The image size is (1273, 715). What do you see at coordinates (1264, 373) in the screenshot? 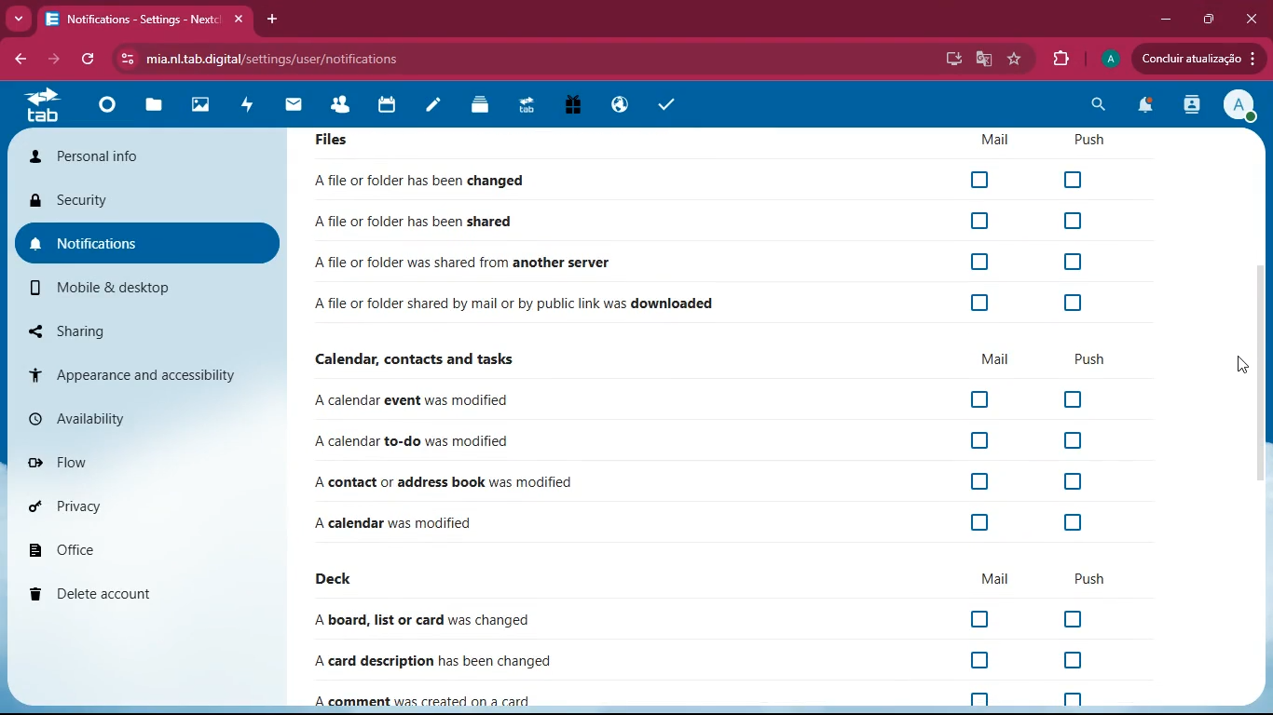
I see `scroll bar` at bounding box center [1264, 373].